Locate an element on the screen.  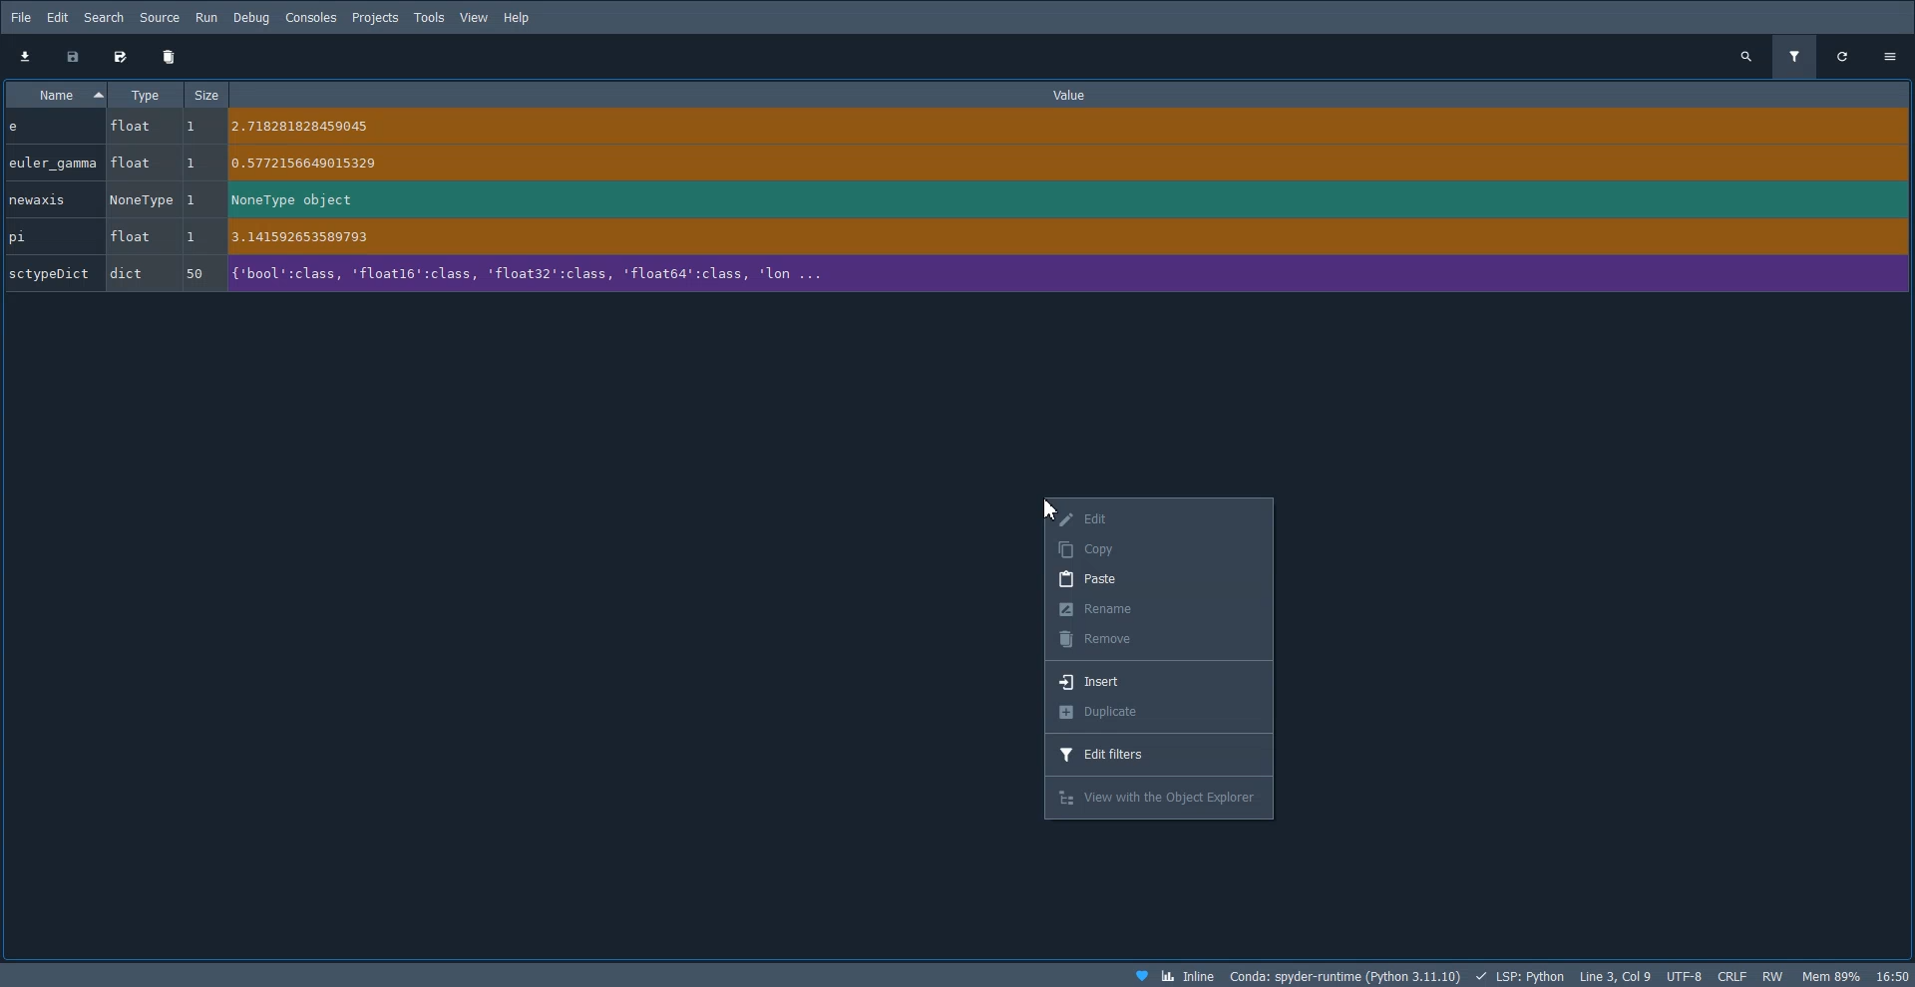
Name is located at coordinates (56, 93).